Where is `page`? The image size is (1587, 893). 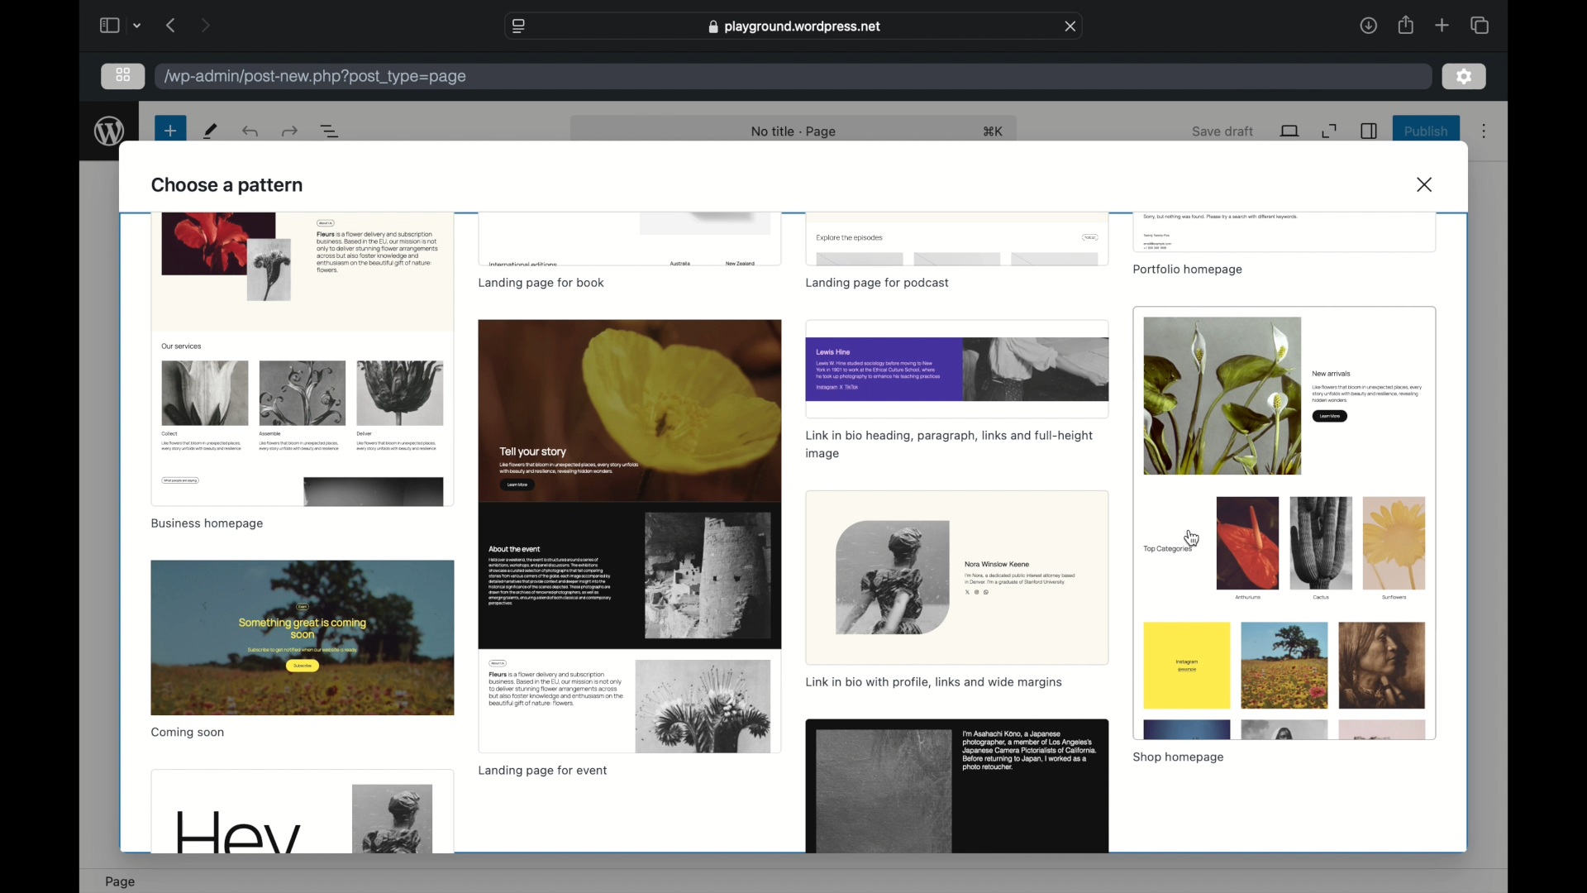 page is located at coordinates (121, 881).